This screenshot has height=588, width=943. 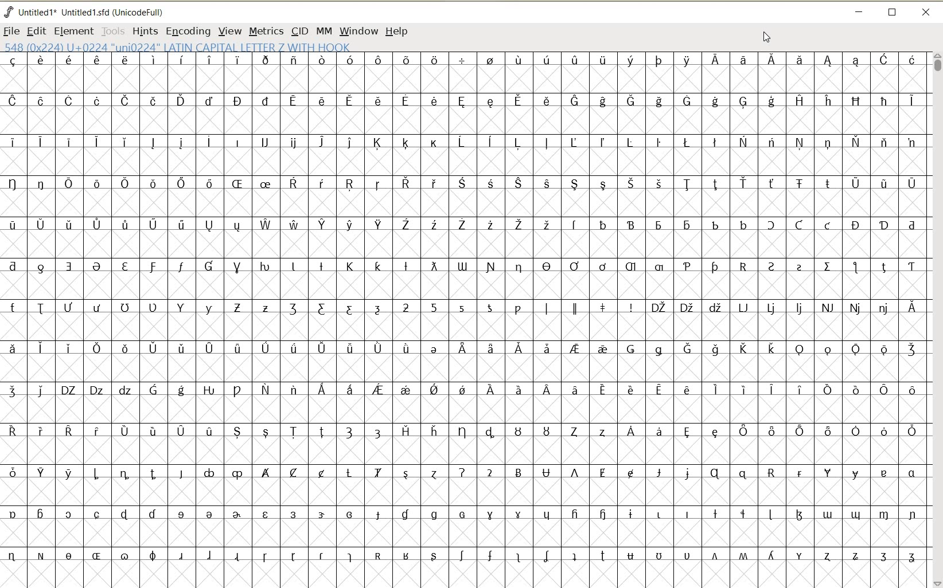 What do you see at coordinates (188, 32) in the screenshot?
I see `ENCODING` at bounding box center [188, 32].